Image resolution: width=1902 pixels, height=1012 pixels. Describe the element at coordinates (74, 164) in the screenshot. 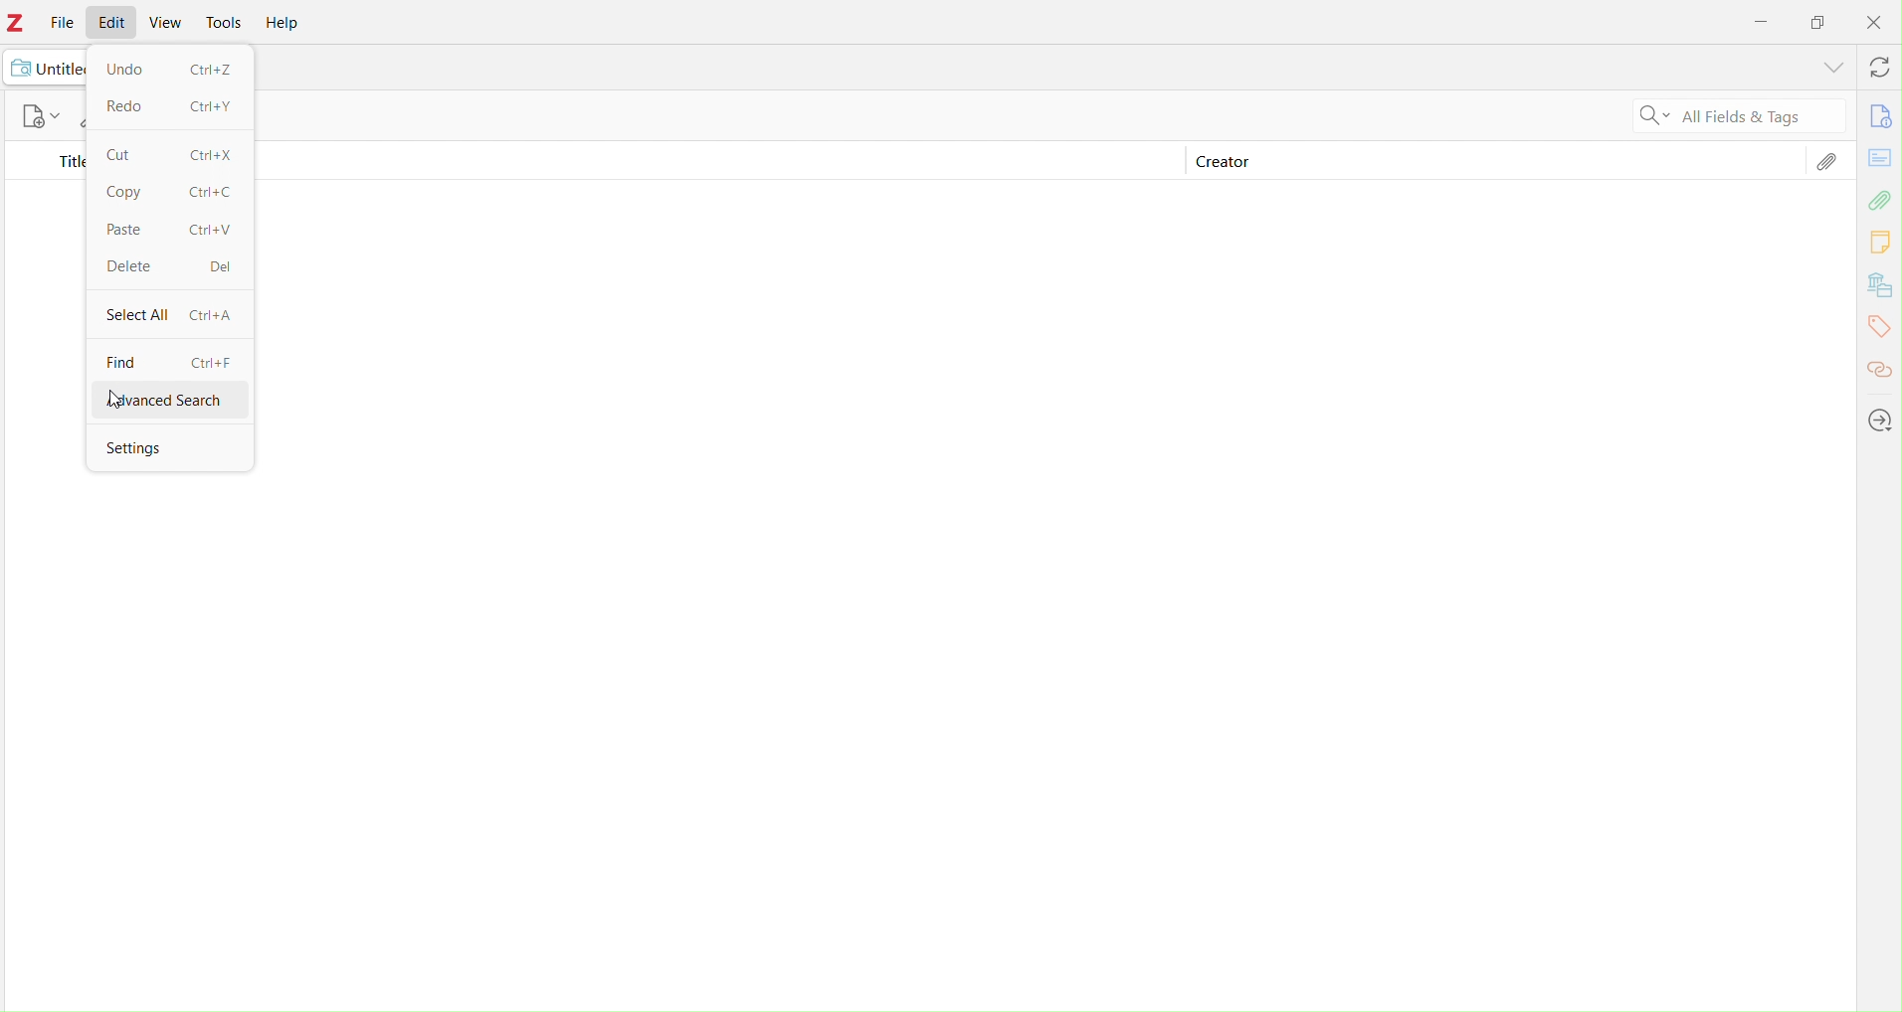

I see `Title` at that location.